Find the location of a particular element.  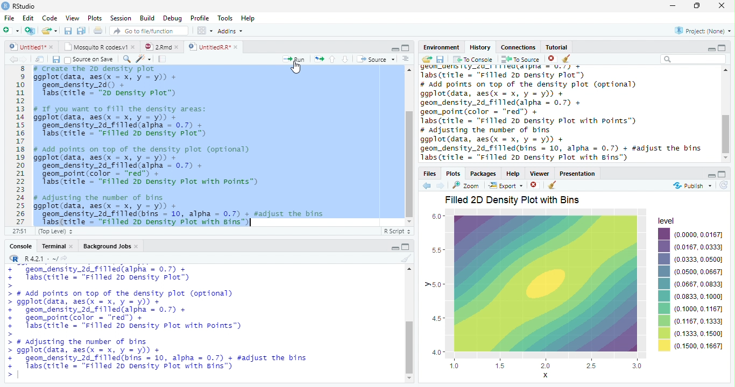

Project: (None) is located at coordinates (702, 31).